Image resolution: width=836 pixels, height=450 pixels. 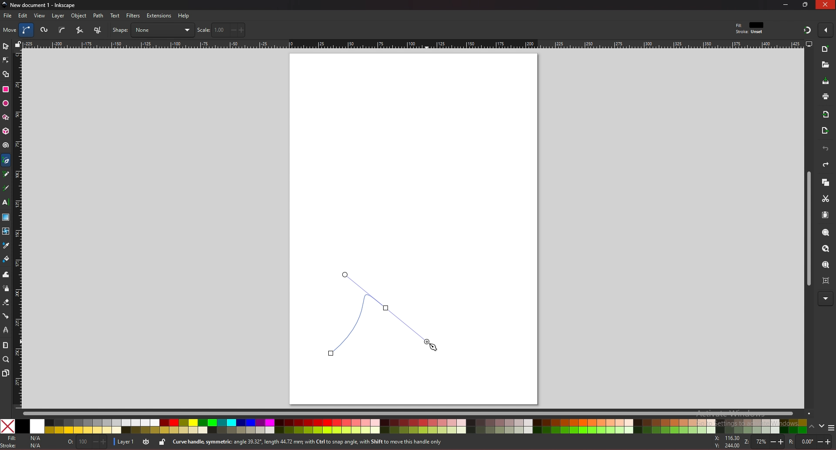 I want to click on new, so click(x=825, y=65).